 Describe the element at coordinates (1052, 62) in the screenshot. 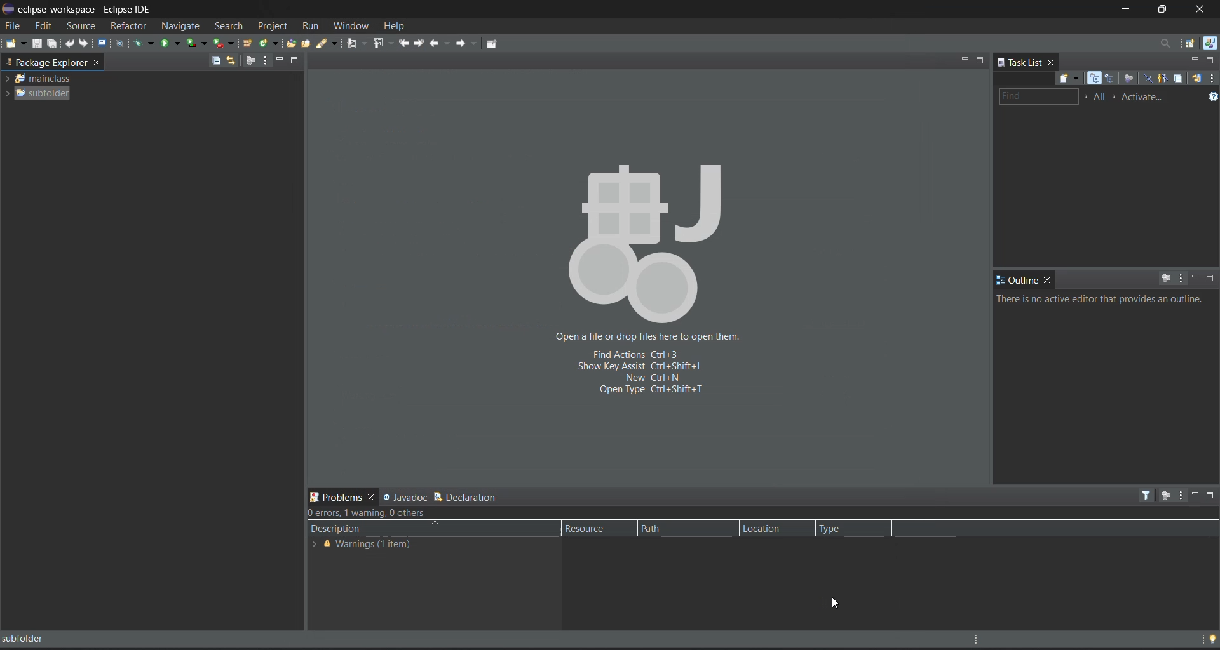

I see `close` at that location.